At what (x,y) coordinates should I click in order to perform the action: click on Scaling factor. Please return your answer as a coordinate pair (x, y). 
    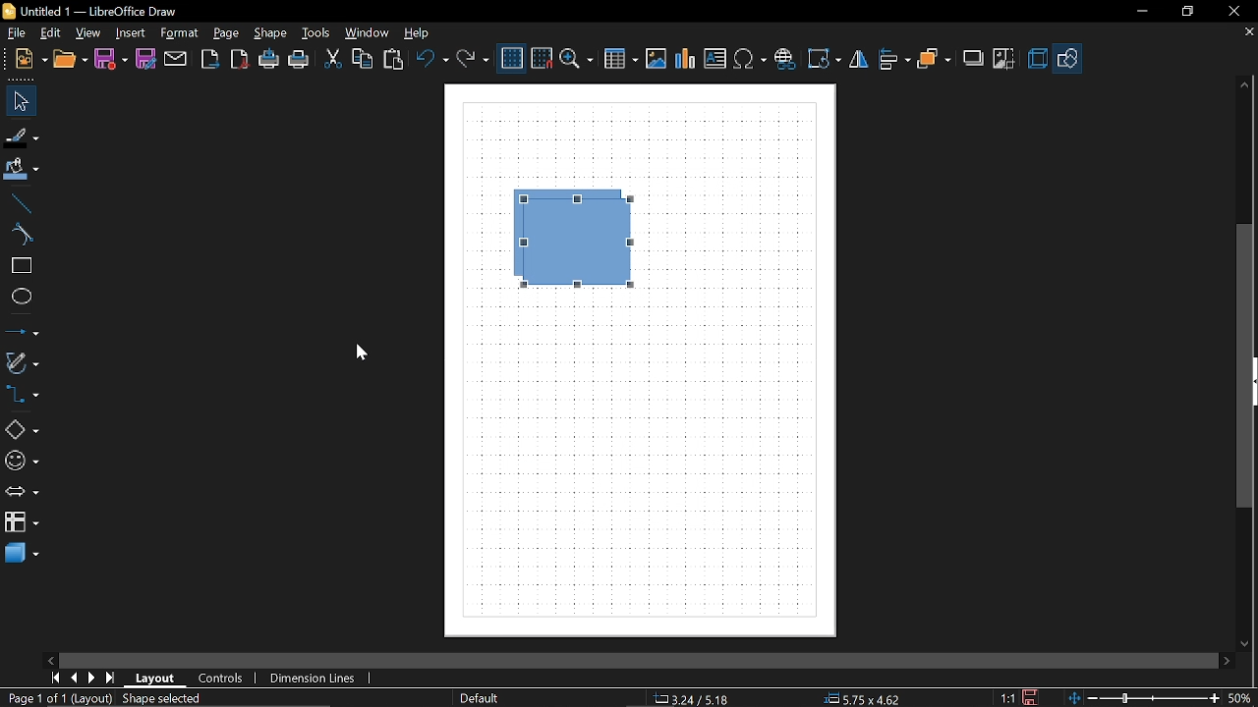
    Looking at the image, I should click on (1005, 698).